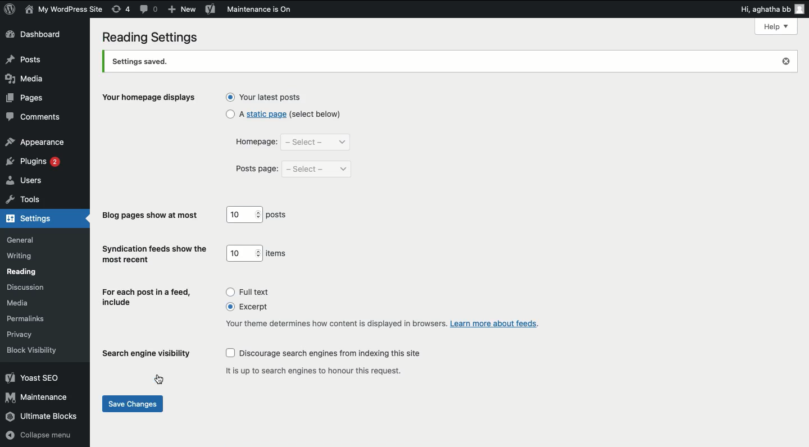 The height and width of the screenshot is (447, 809). Describe the element at coordinates (25, 99) in the screenshot. I see `pages` at that location.